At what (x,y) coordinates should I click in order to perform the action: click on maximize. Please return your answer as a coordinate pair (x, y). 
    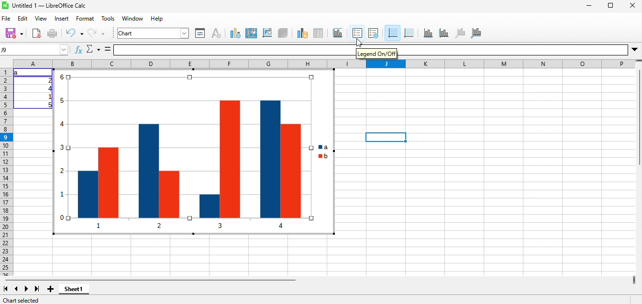
    Looking at the image, I should click on (610, 5).